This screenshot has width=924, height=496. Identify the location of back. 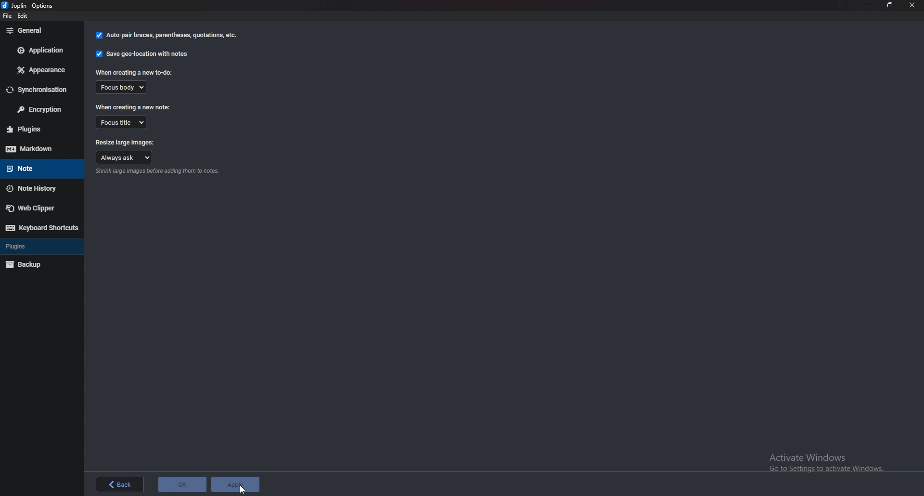
(119, 485).